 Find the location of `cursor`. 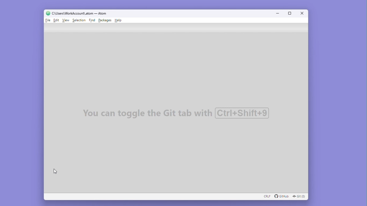

cursor is located at coordinates (55, 171).